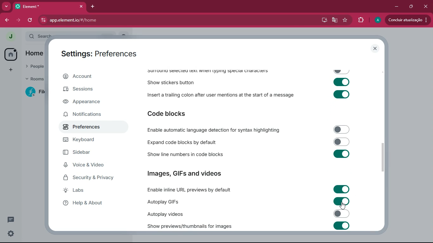  Describe the element at coordinates (247, 202) in the screenshot. I see `Autoplay GIFs` at that location.